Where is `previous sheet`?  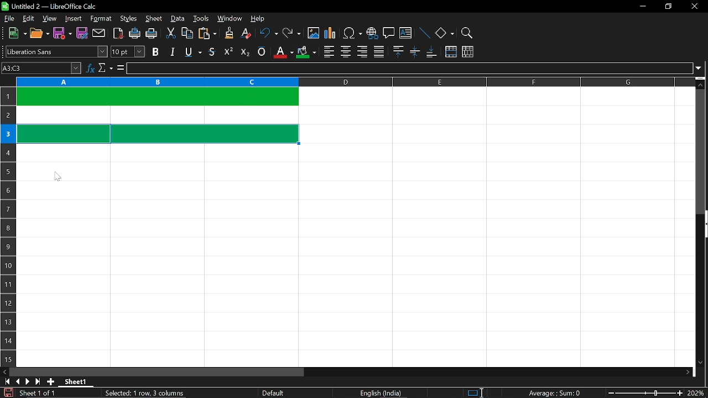 previous sheet is located at coordinates (17, 381).